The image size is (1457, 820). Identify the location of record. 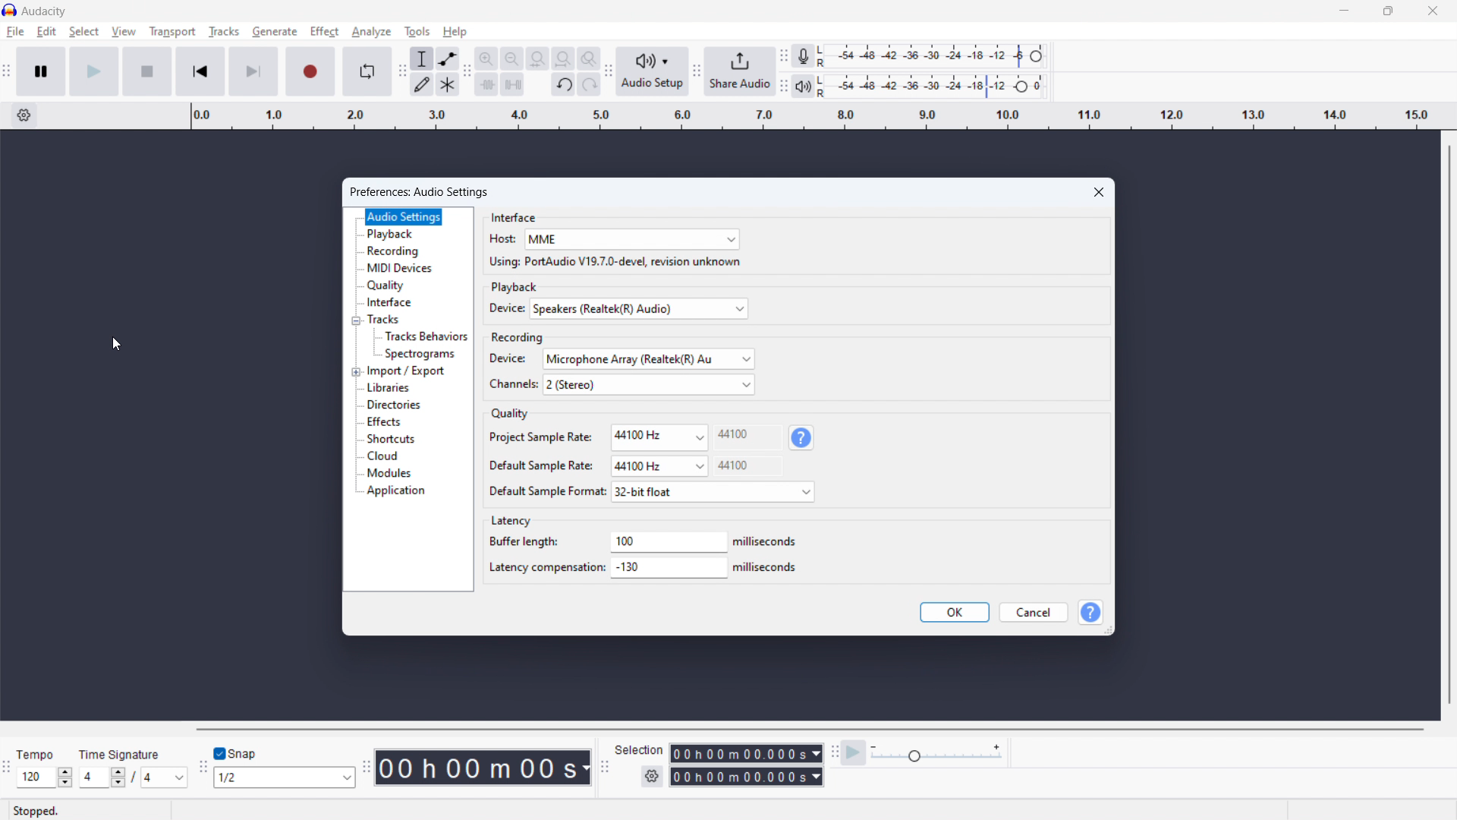
(310, 71).